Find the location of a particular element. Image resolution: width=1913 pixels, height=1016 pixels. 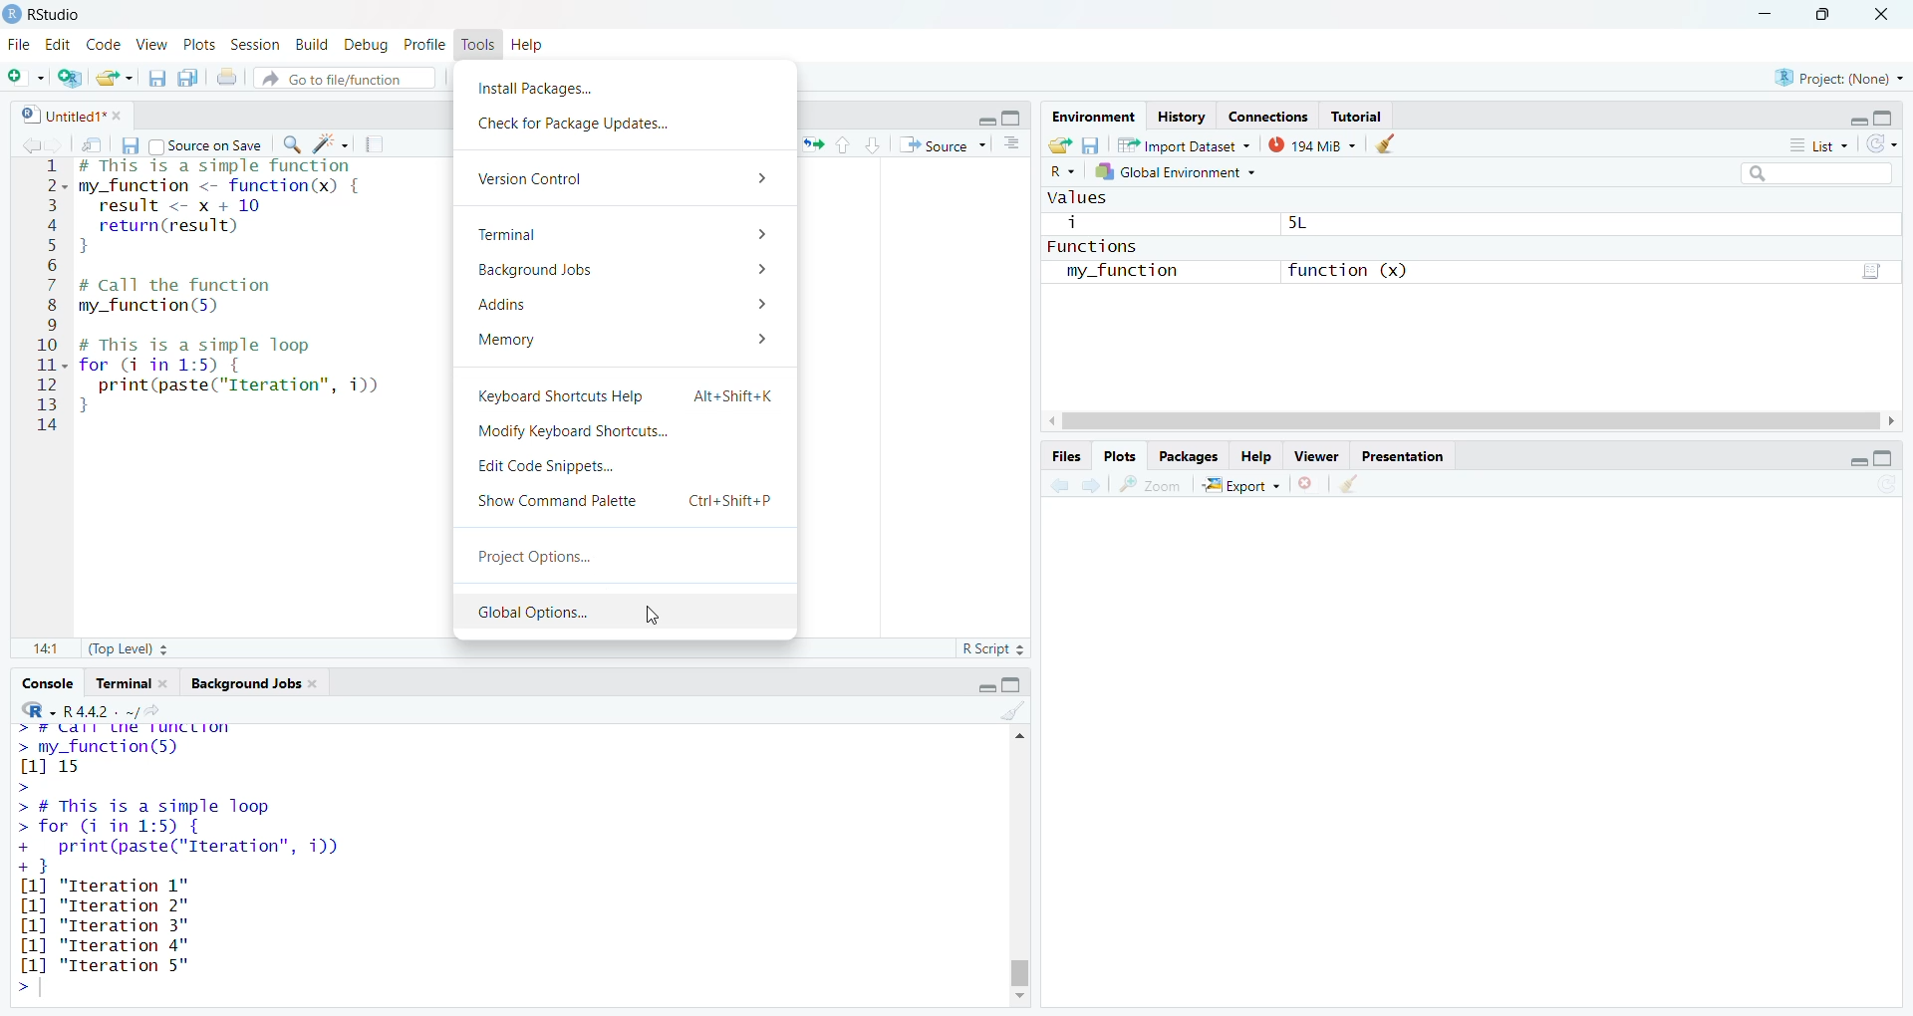

code to call the function is located at coordinates (221, 297).